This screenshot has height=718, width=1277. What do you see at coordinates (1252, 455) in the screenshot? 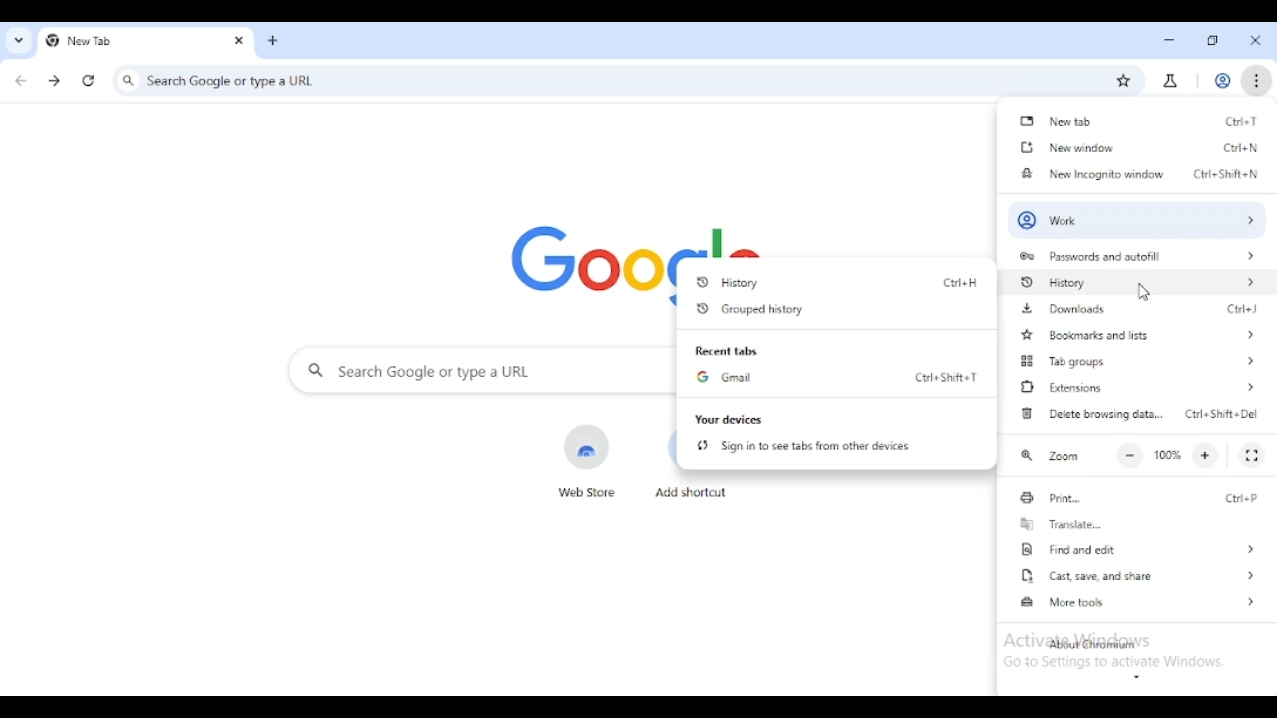
I see `full screen` at bounding box center [1252, 455].